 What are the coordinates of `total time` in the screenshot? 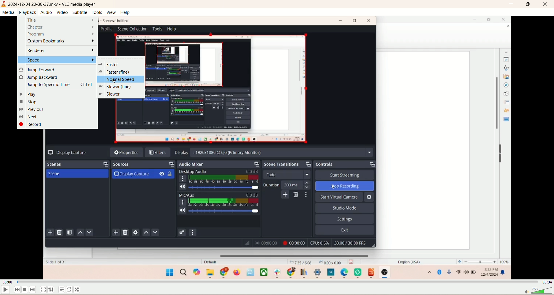 It's located at (546, 282).